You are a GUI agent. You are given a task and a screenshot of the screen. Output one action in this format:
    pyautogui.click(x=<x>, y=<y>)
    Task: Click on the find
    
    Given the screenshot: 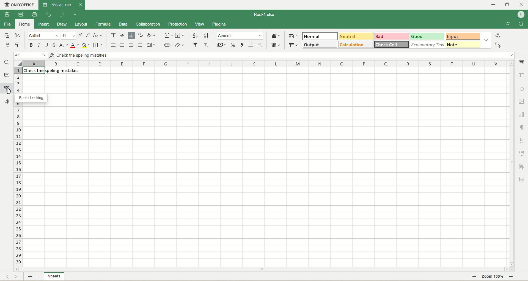 What is the action you would take?
    pyautogui.click(x=7, y=62)
    